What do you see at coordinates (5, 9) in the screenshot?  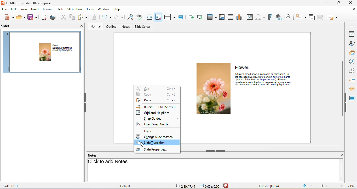 I see `file` at bounding box center [5, 9].